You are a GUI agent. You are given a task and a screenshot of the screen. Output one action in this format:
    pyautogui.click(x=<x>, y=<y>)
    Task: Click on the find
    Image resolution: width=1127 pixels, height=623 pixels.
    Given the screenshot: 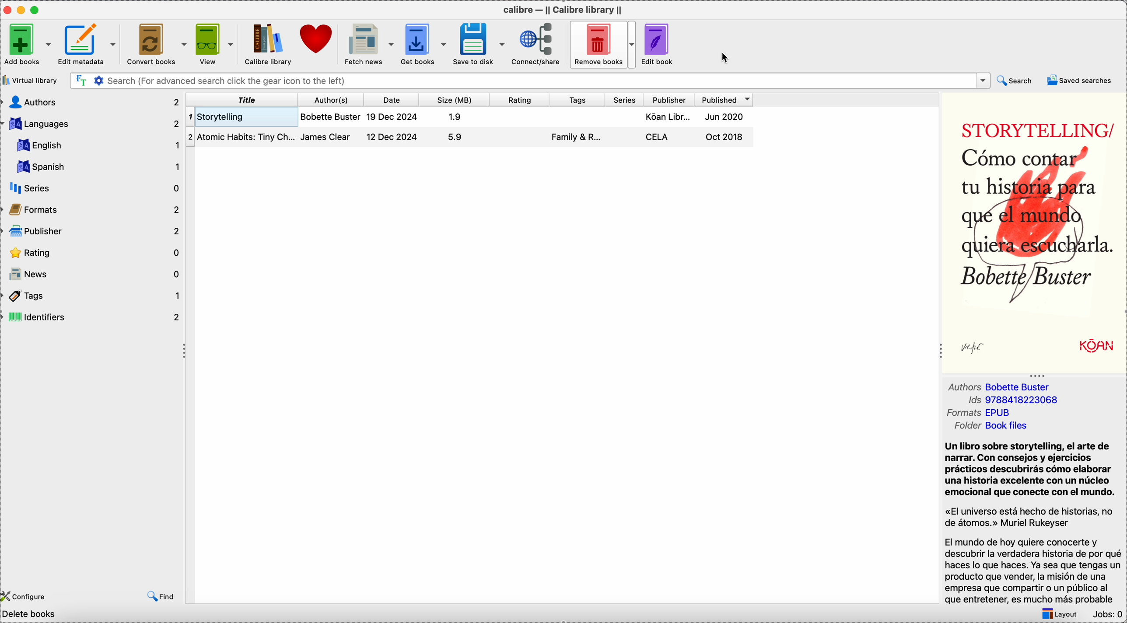 What is the action you would take?
    pyautogui.click(x=162, y=598)
    